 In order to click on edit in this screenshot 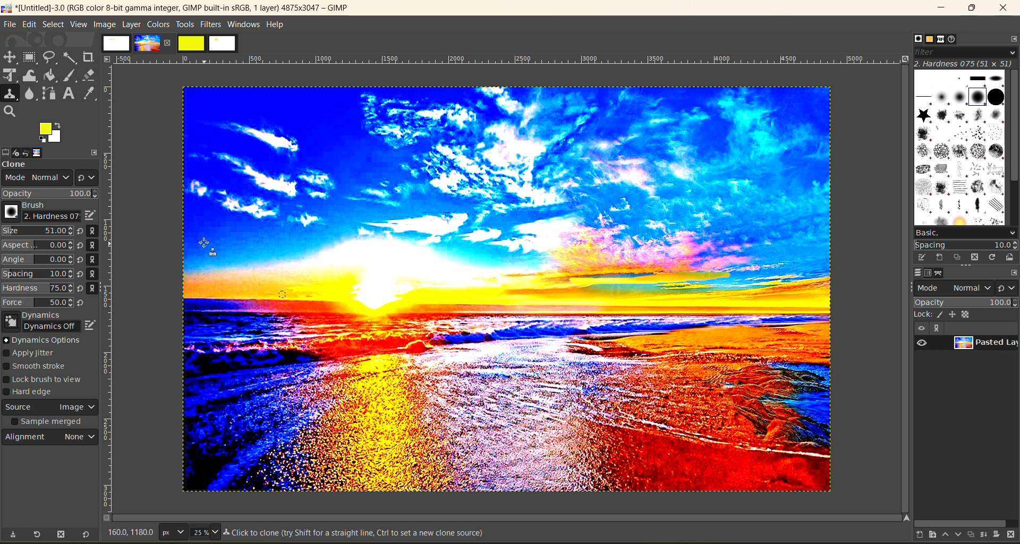, I will do `click(29, 24)`.